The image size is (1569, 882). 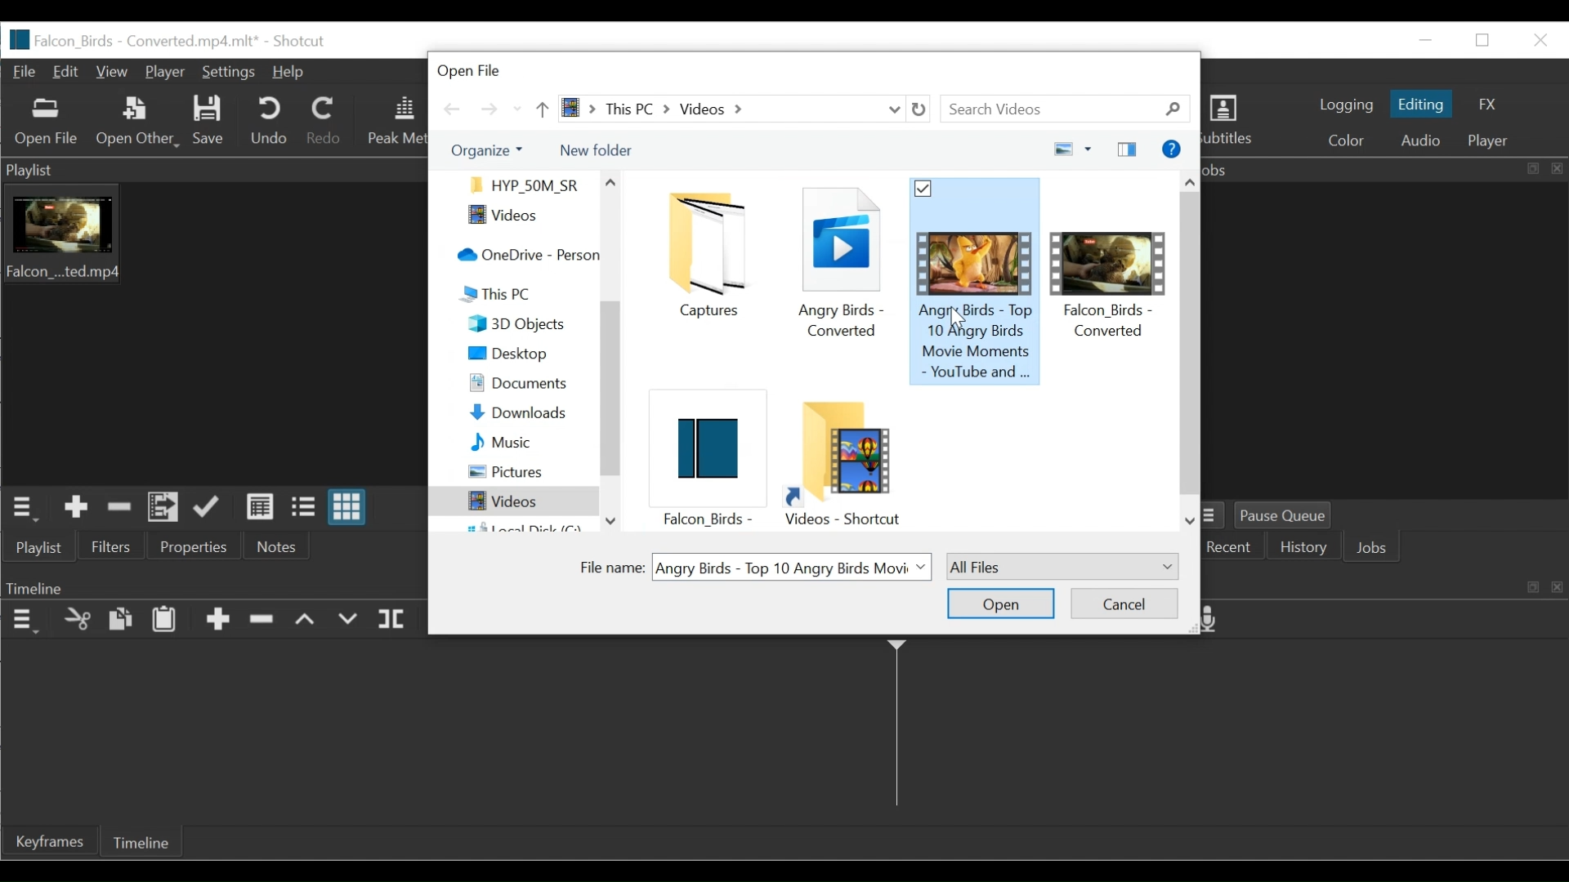 What do you see at coordinates (794, 567) in the screenshot?
I see `Angry Birds - Top 10 Angry Birds Movi ~` at bounding box center [794, 567].